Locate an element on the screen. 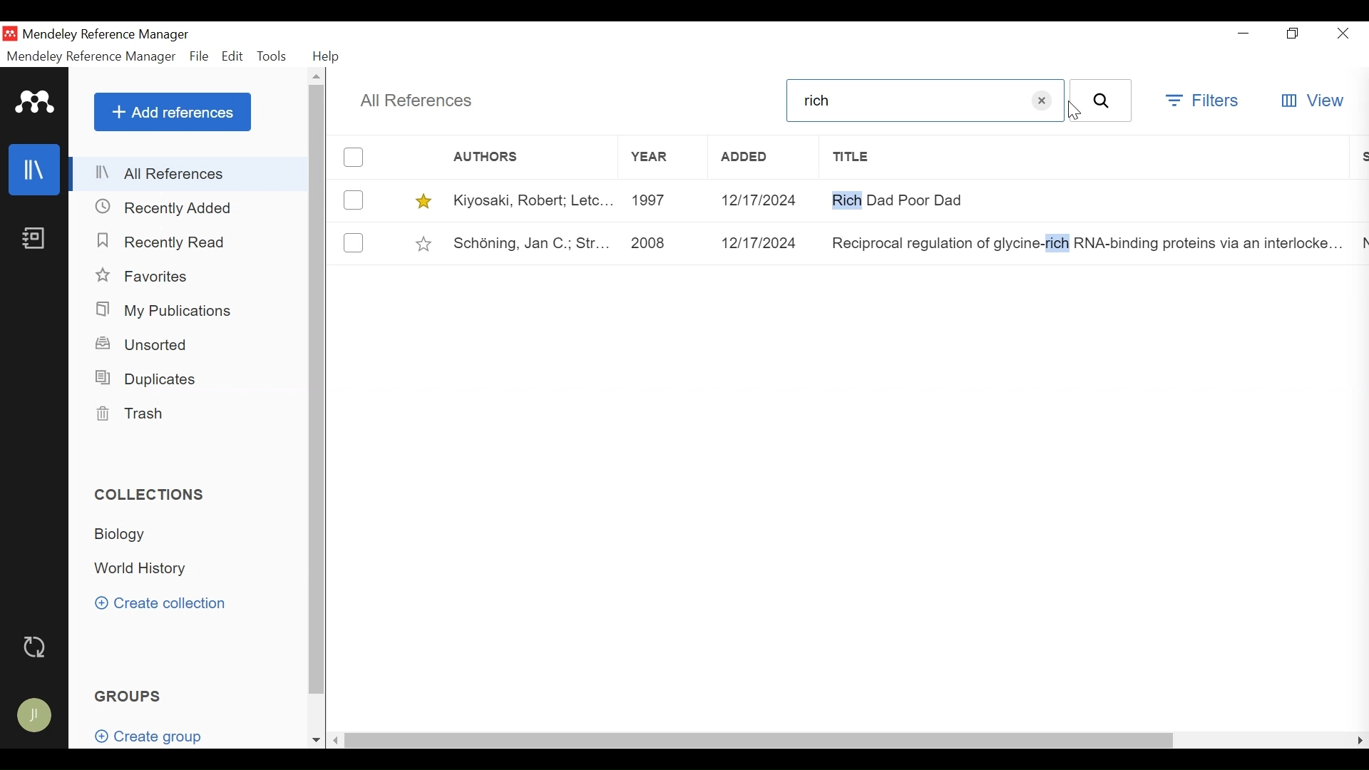 The height and width of the screenshot is (770, 1369). 2008 is located at coordinates (658, 241).